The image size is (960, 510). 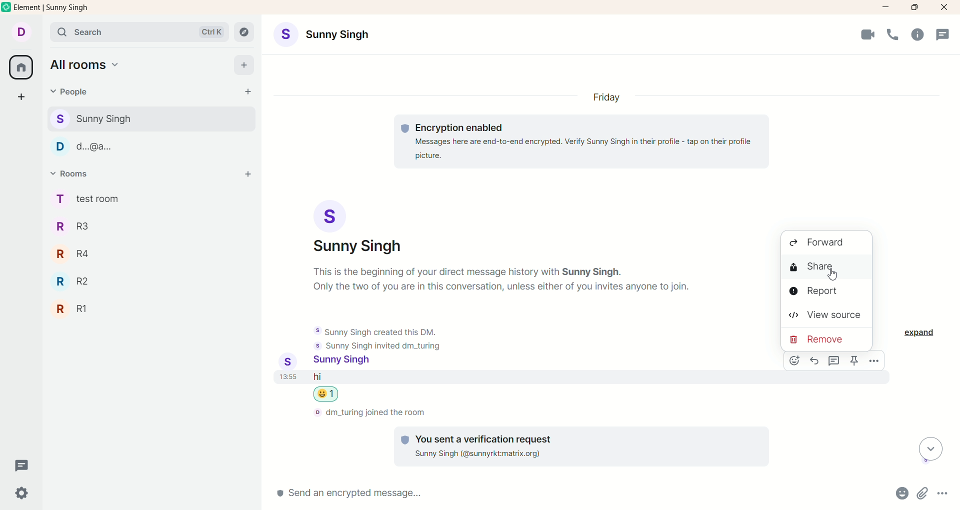 What do you see at coordinates (574, 446) in the screenshot?
I see `text` at bounding box center [574, 446].